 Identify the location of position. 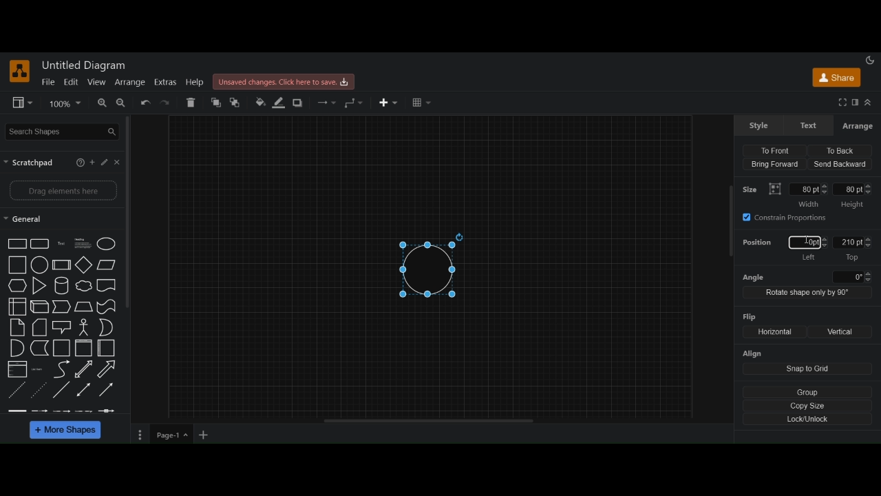
(758, 245).